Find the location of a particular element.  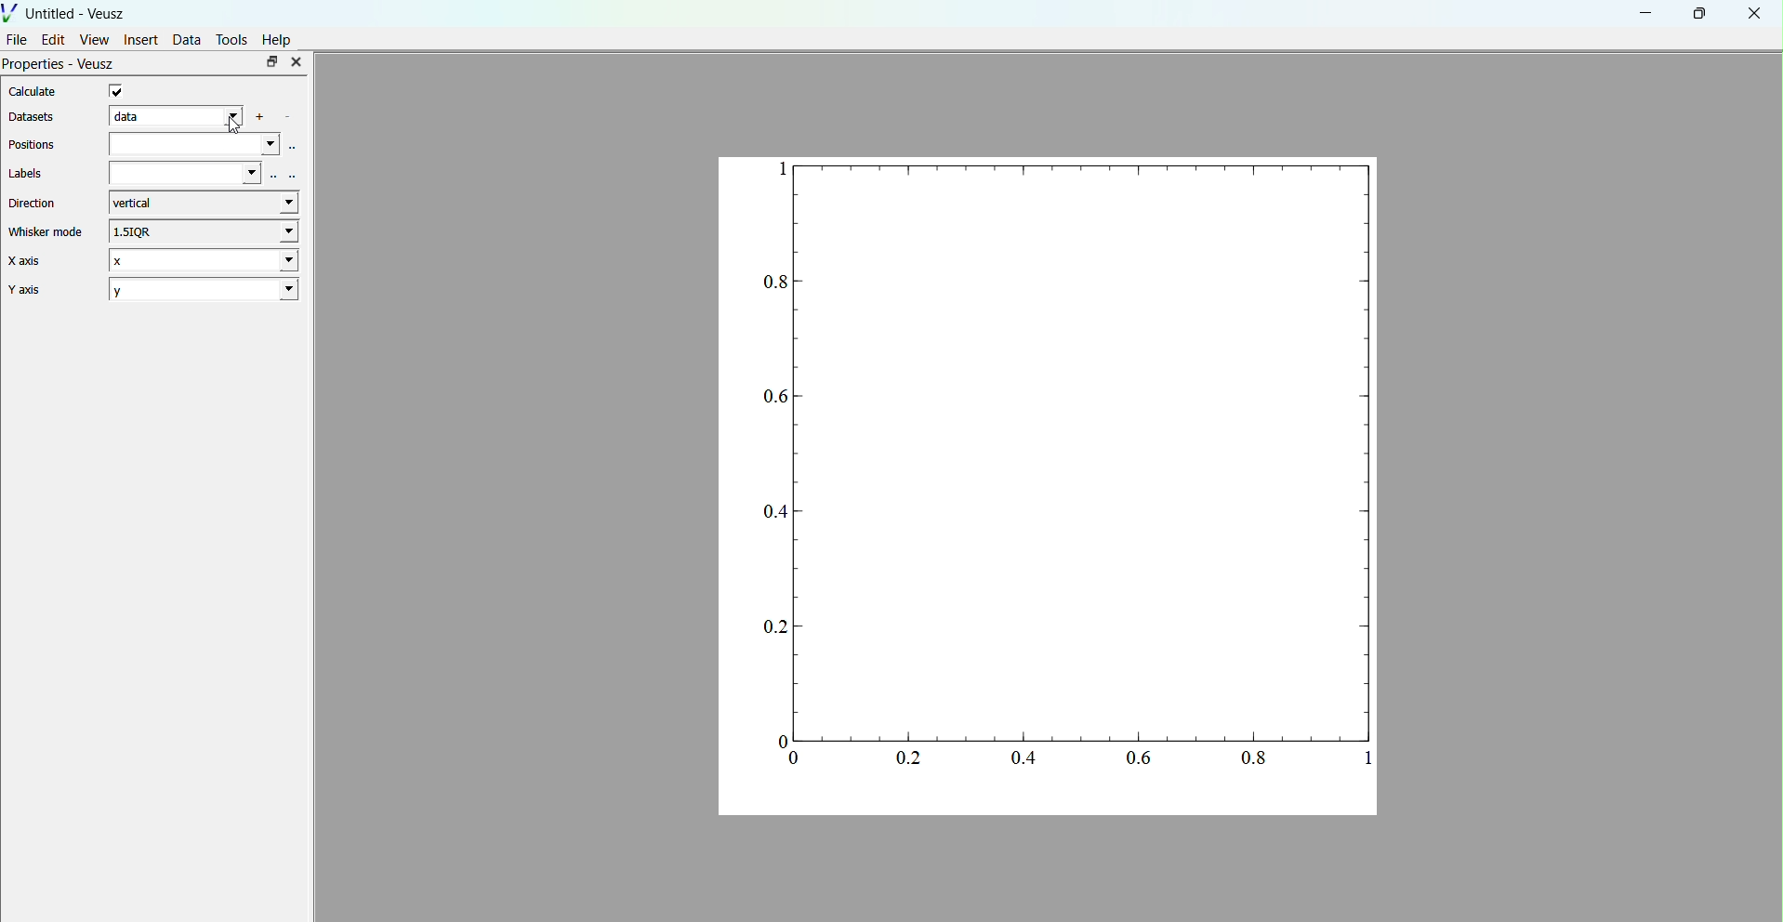

Calculate is located at coordinates (38, 94).